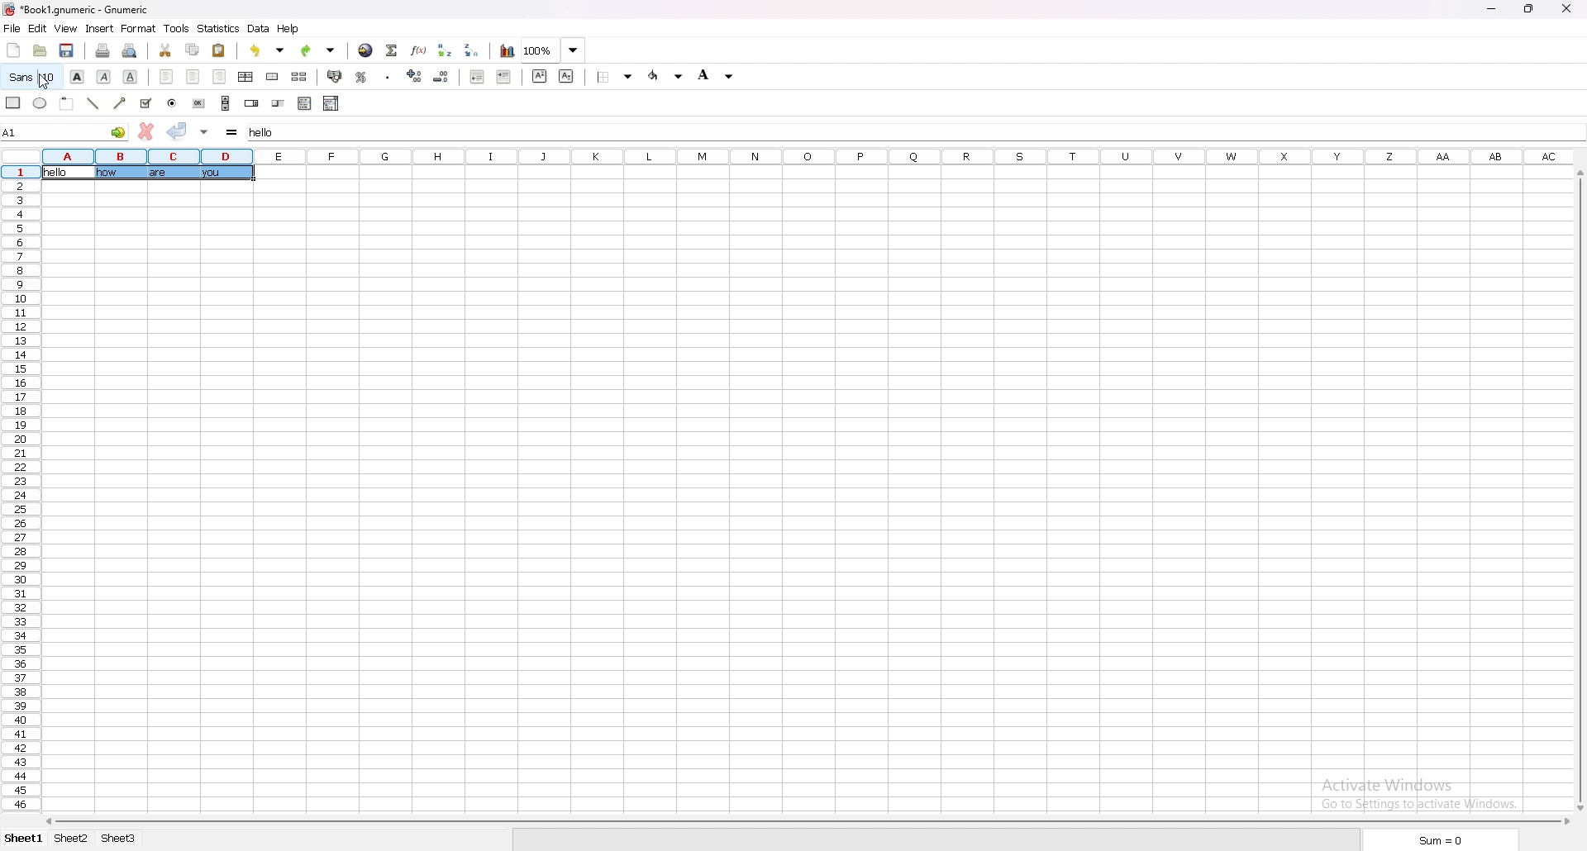  Describe the element at coordinates (219, 28) in the screenshot. I see `statistics` at that location.